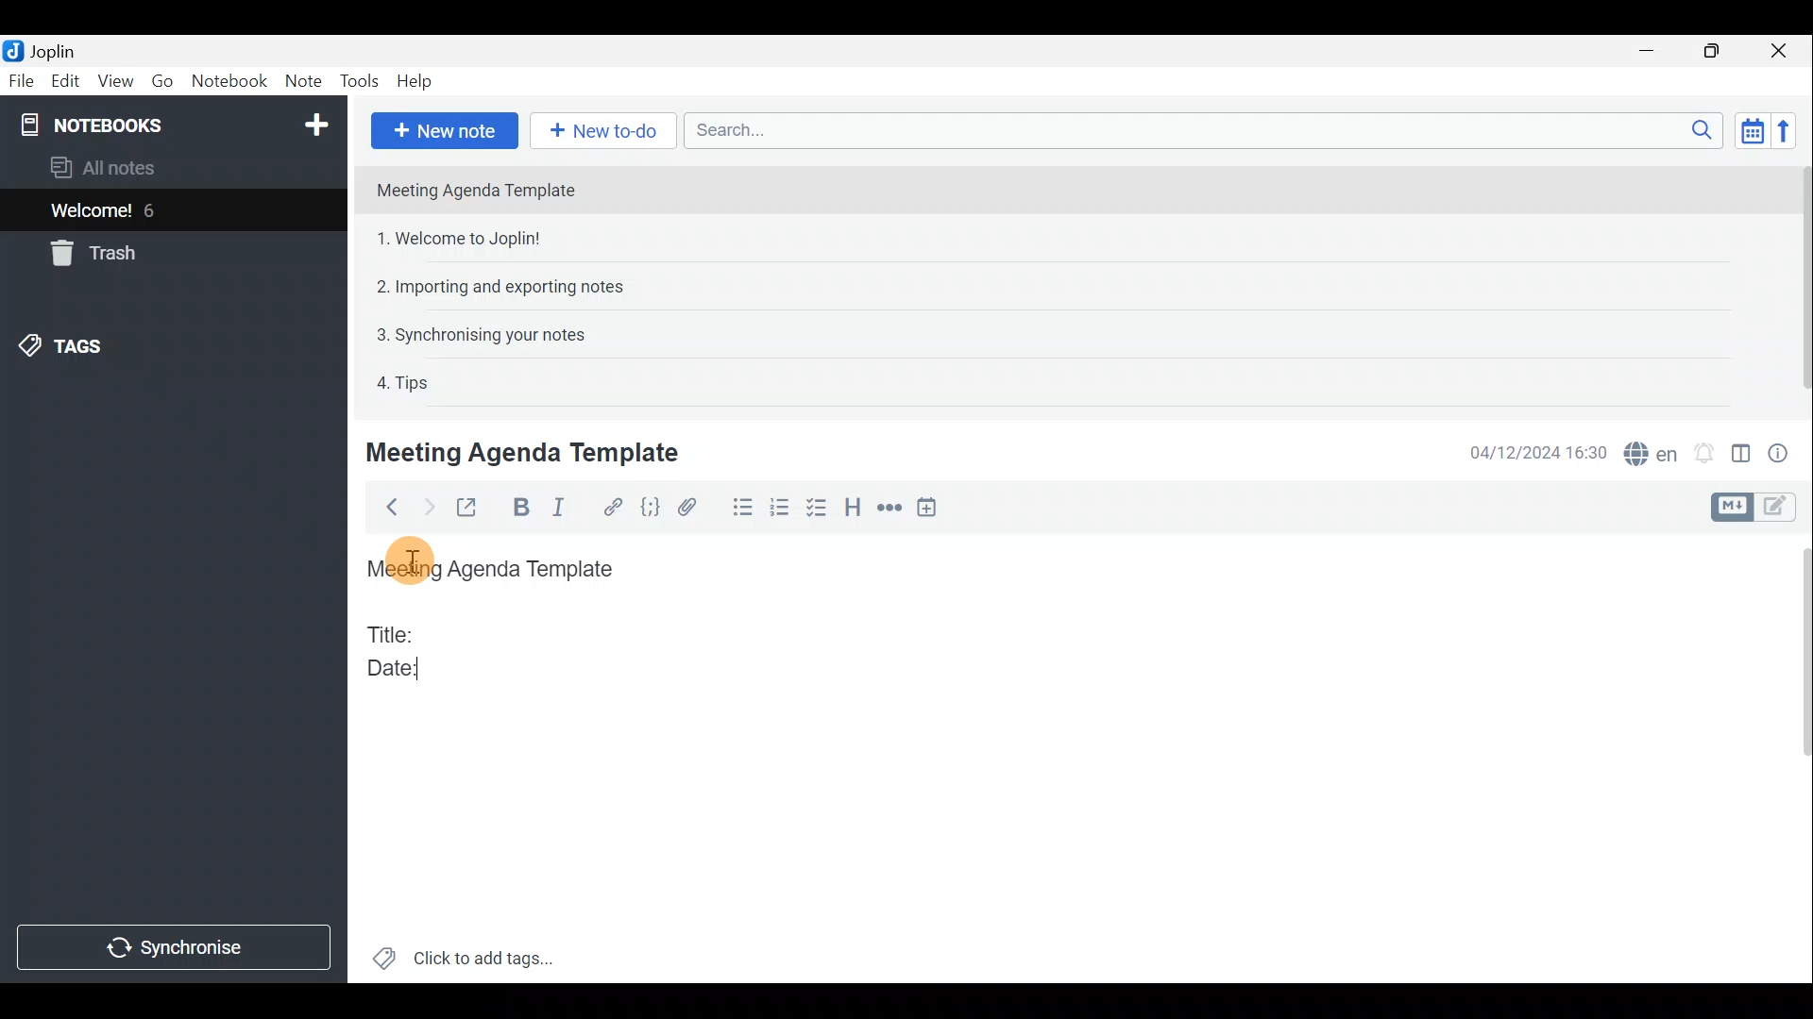  What do you see at coordinates (155, 210) in the screenshot?
I see `6` at bounding box center [155, 210].